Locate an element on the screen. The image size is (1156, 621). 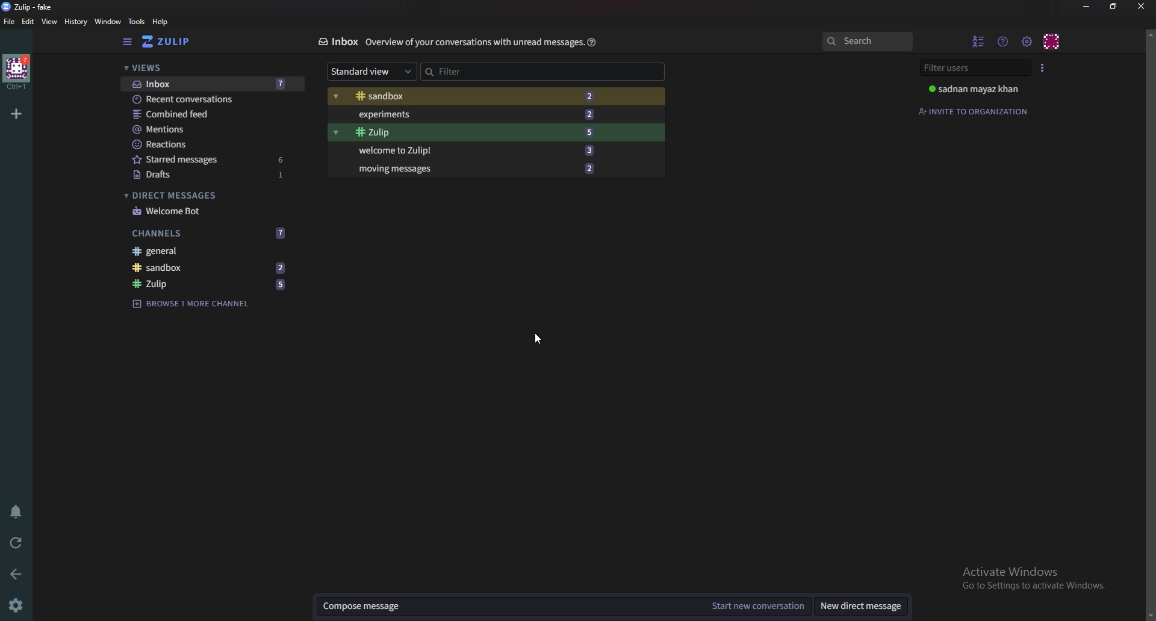
User list style is located at coordinates (1045, 67).